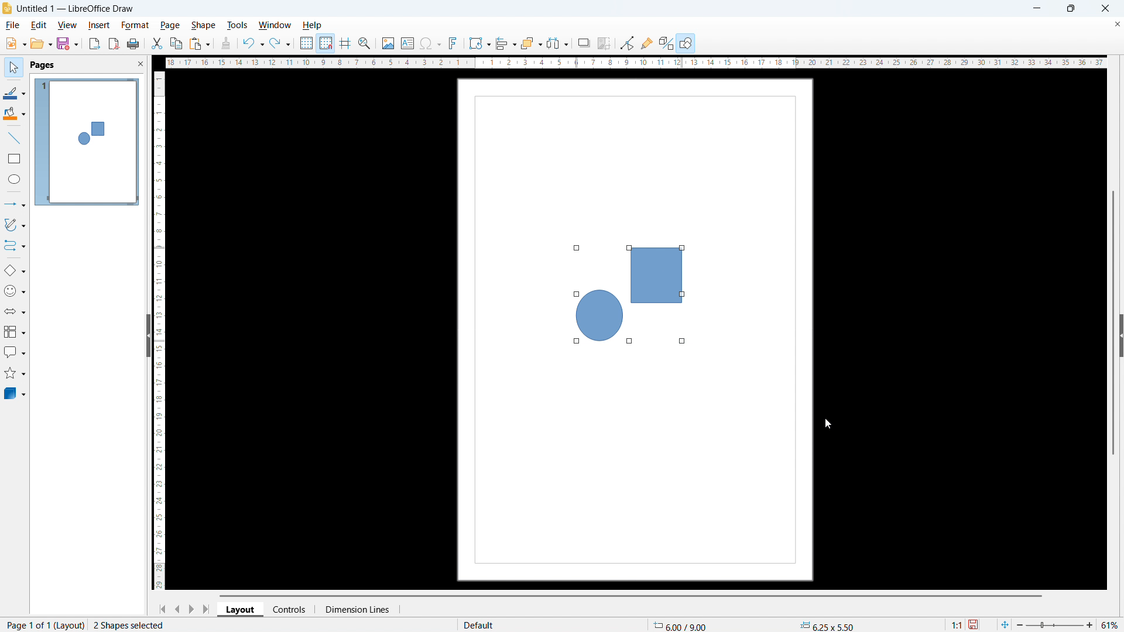 The width and height of the screenshot is (1124, 632). Describe the element at coordinates (16, 114) in the screenshot. I see `background color` at that location.